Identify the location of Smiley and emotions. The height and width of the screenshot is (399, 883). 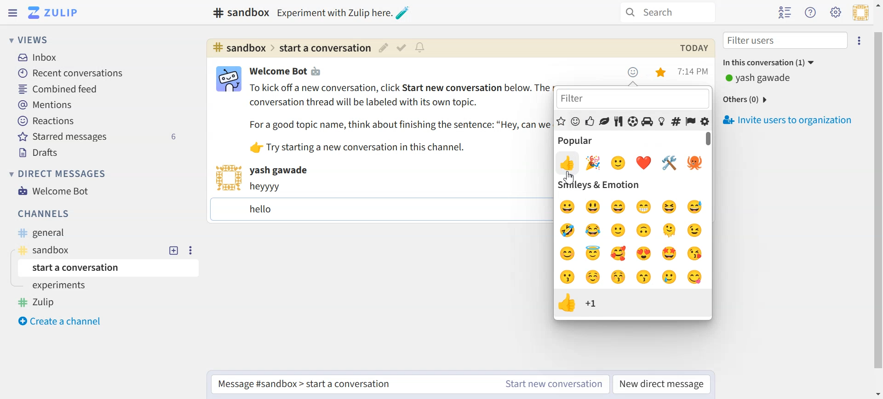
(575, 122).